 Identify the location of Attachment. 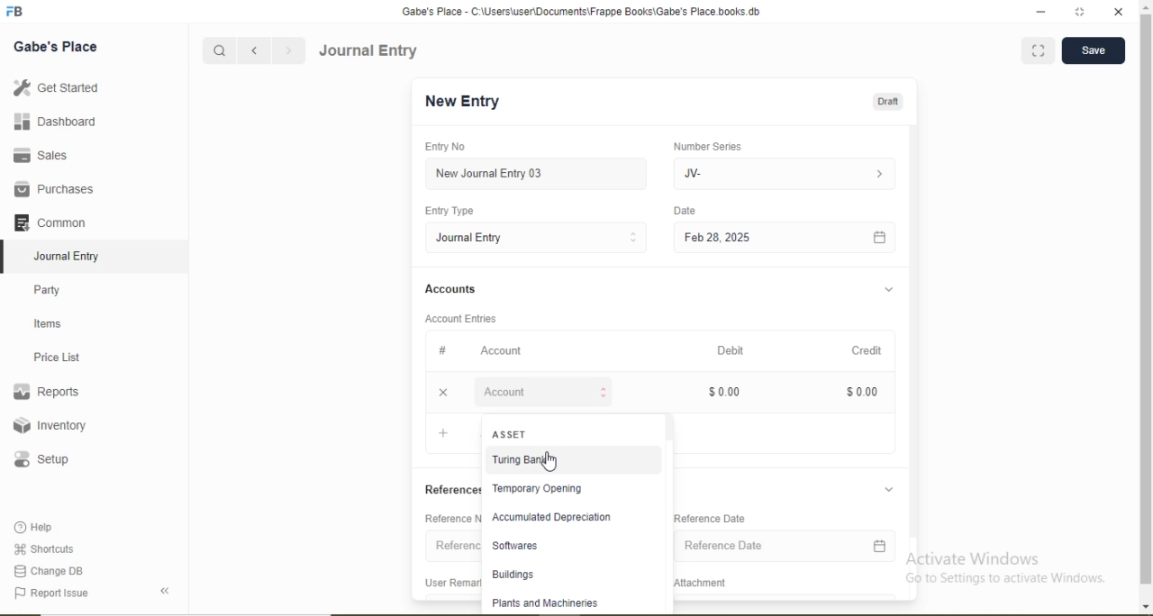
(703, 583).